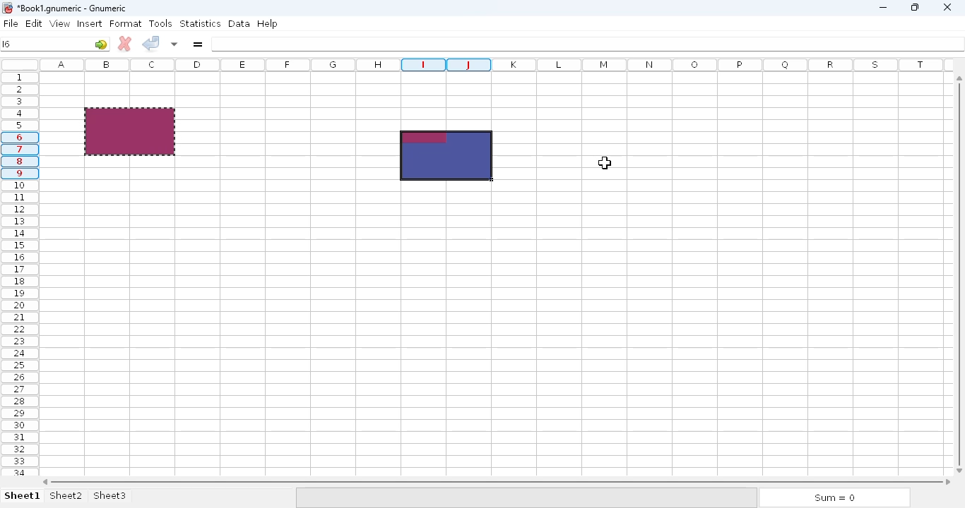 The image size is (965, 508). Describe the element at coordinates (130, 131) in the screenshot. I see `copied range` at that location.